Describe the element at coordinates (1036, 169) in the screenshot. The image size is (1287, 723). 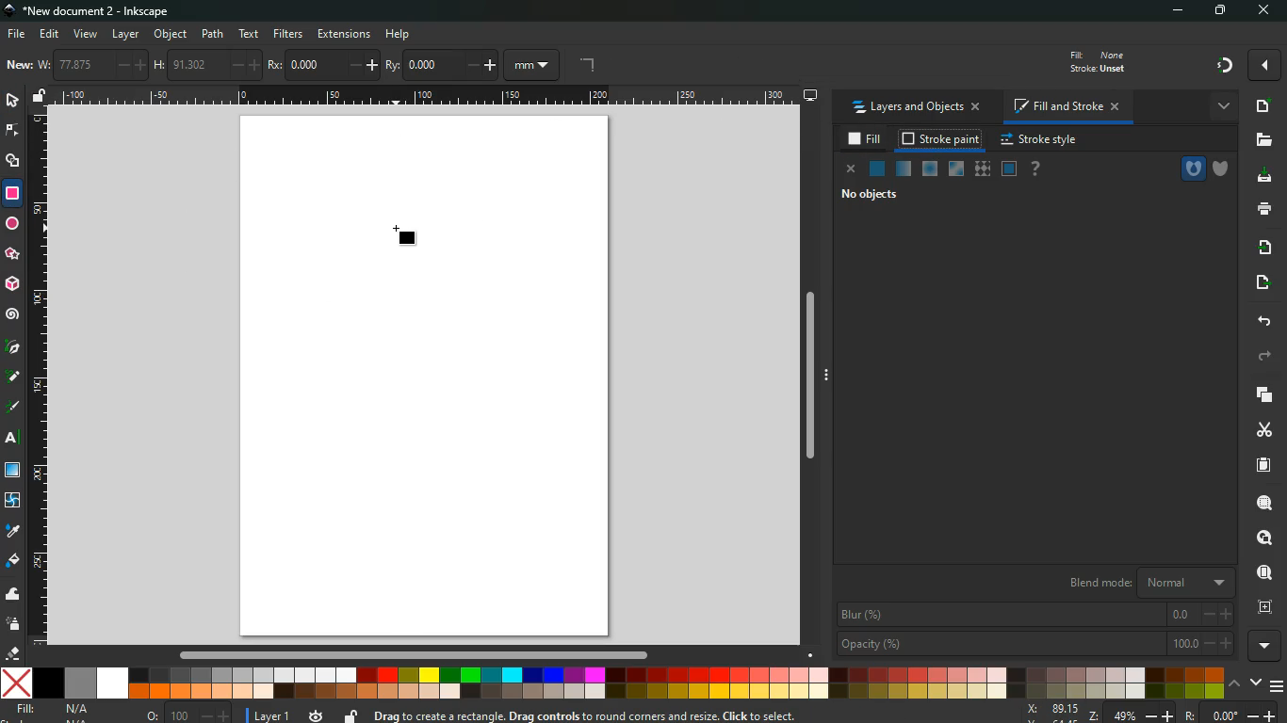
I see `help` at that location.